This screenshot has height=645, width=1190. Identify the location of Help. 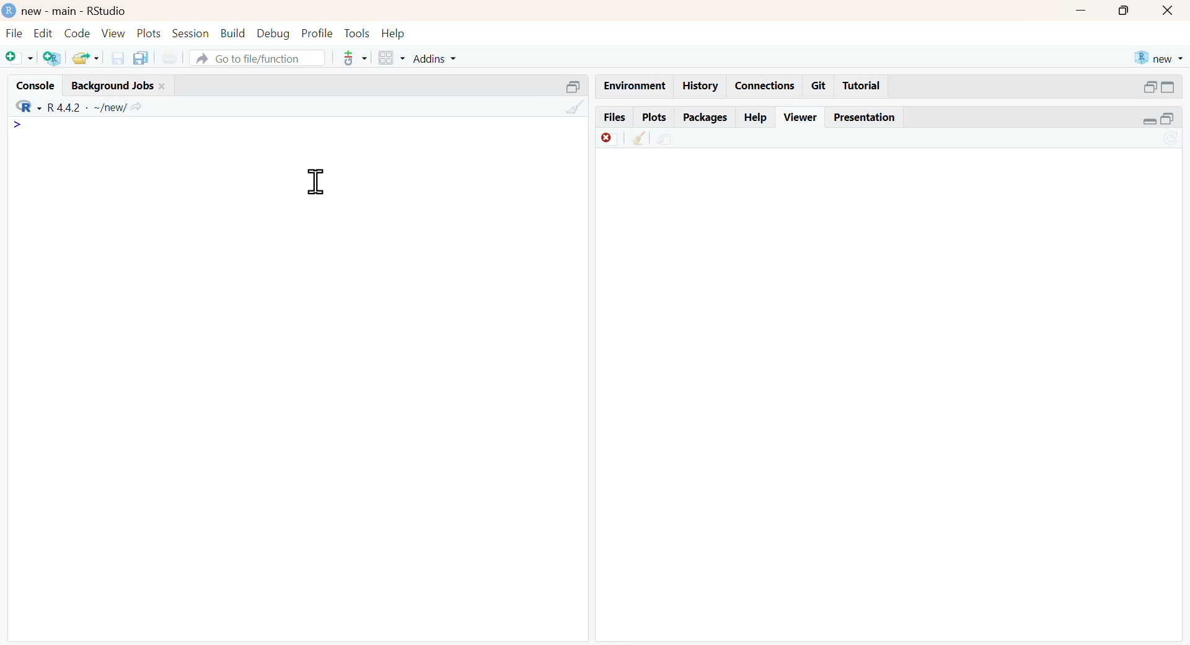
(399, 32).